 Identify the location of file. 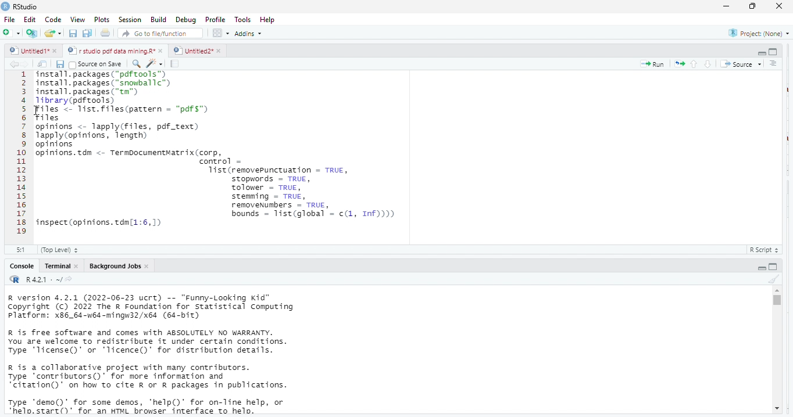
(10, 19).